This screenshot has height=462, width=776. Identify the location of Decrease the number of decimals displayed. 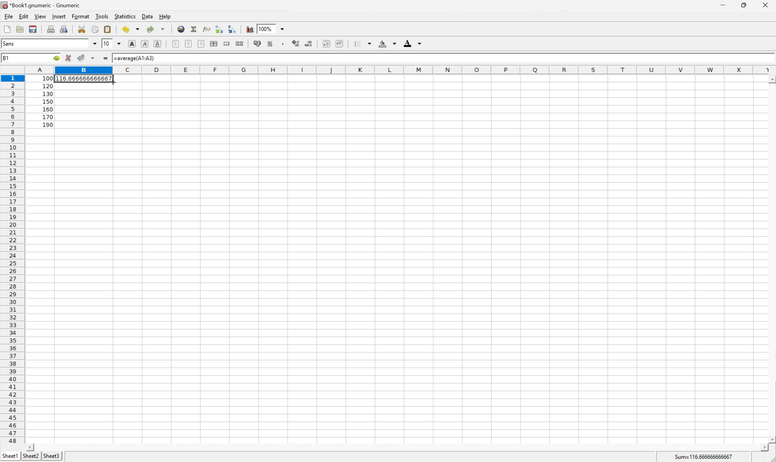
(309, 44).